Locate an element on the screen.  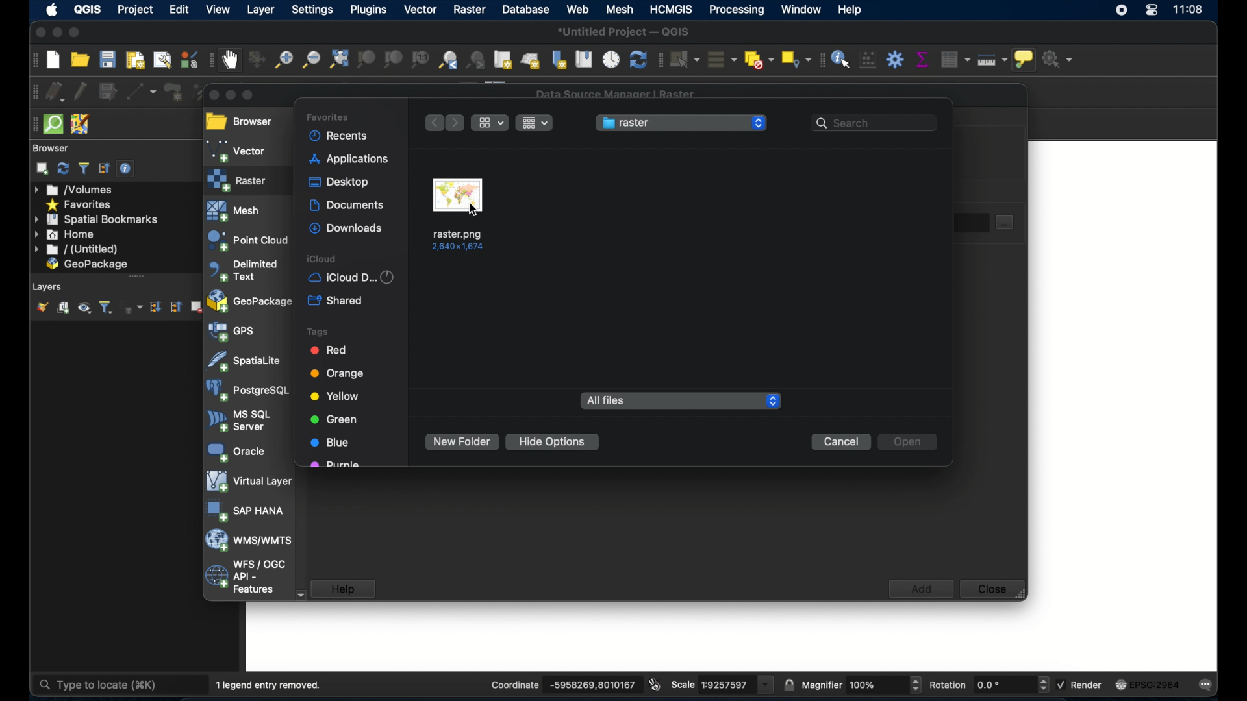
untitled is located at coordinates (75, 250).